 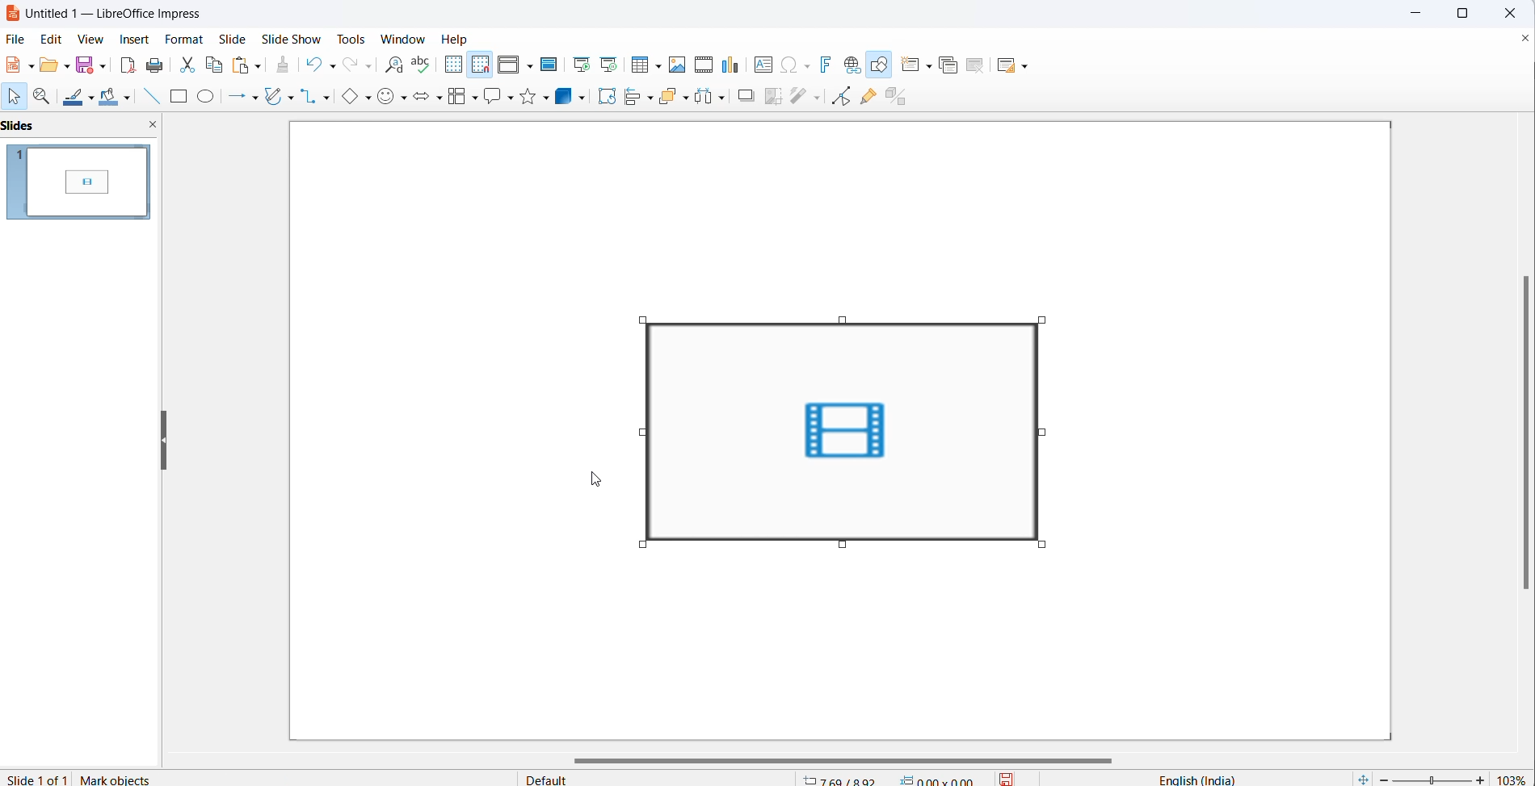 What do you see at coordinates (679, 67) in the screenshot?
I see `insert images` at bounding box center [679, 67].